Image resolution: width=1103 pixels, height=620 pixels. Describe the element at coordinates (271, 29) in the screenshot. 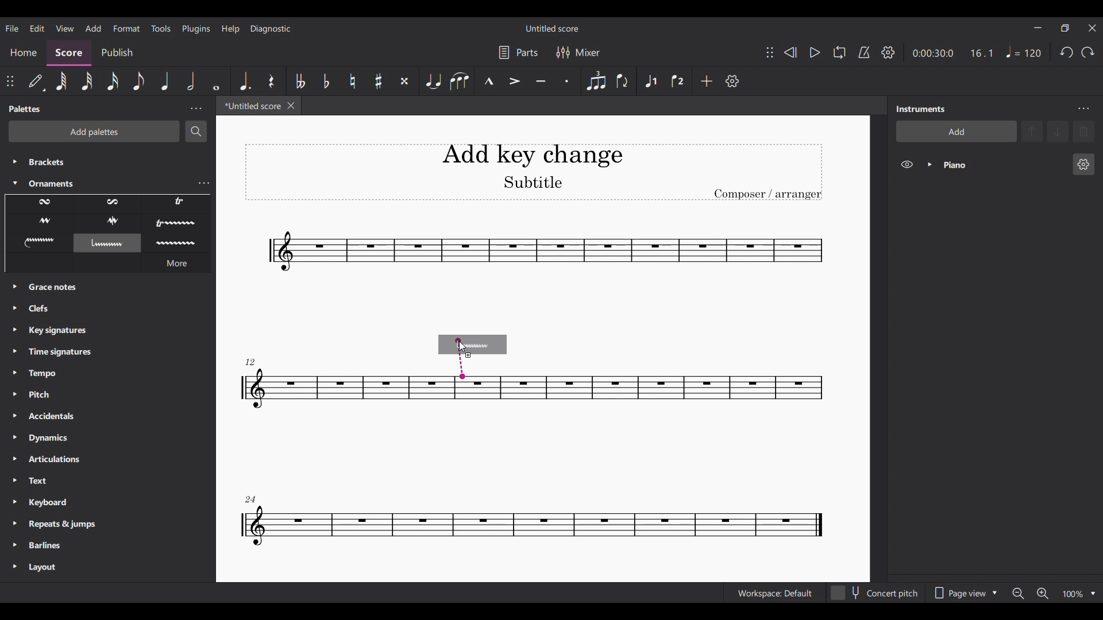

I see `Diagnostic menu` at that location.